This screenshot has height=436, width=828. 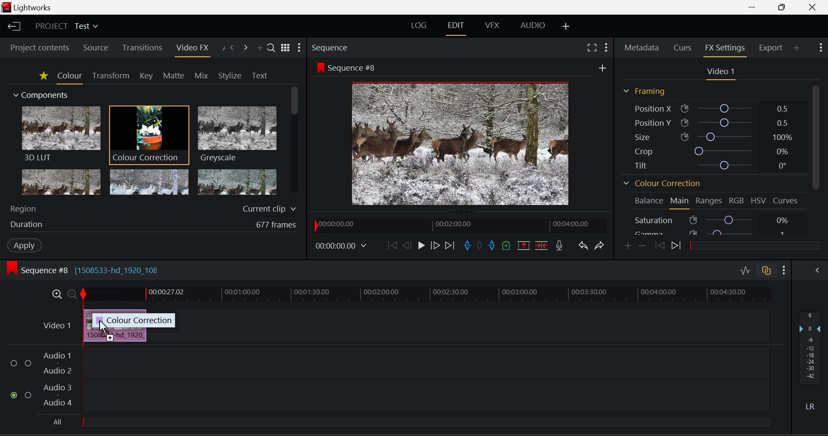 I want to click on Toggle Auto Track Sync, so click(x=766, y=271).